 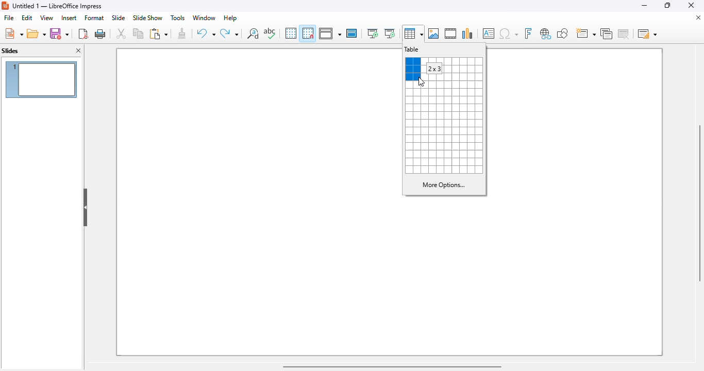 What do you see at coordinates (86, 207) in the screenshot?
I see `hide pane` at bounding box center [86, 207].